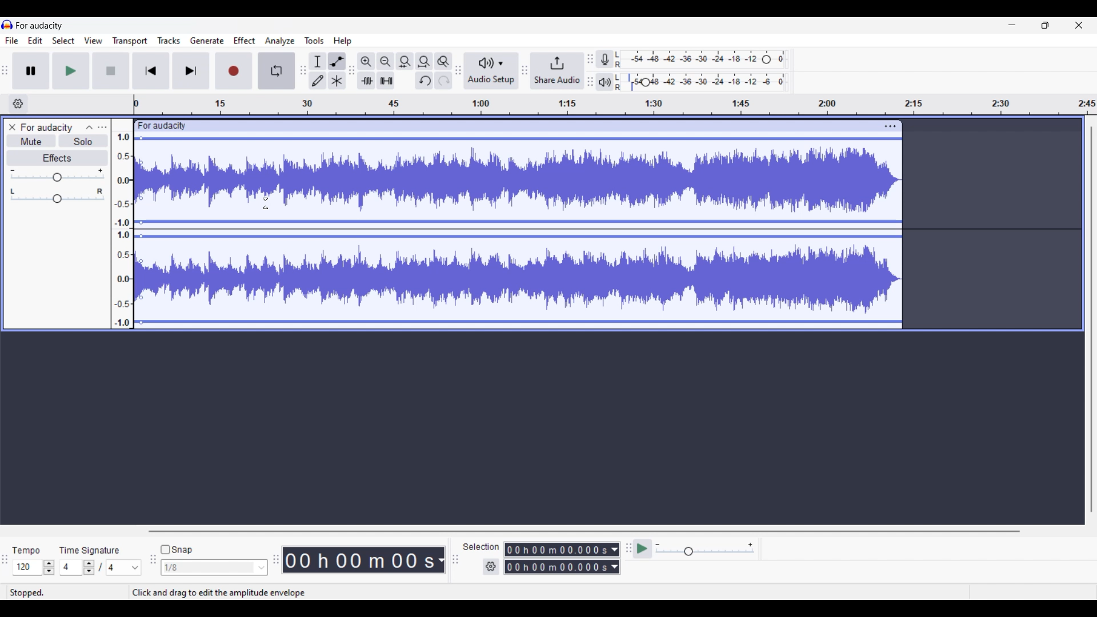  Describe the element at coordinates (19, 104) in the screenshot. I see `Timeline options` at that location.